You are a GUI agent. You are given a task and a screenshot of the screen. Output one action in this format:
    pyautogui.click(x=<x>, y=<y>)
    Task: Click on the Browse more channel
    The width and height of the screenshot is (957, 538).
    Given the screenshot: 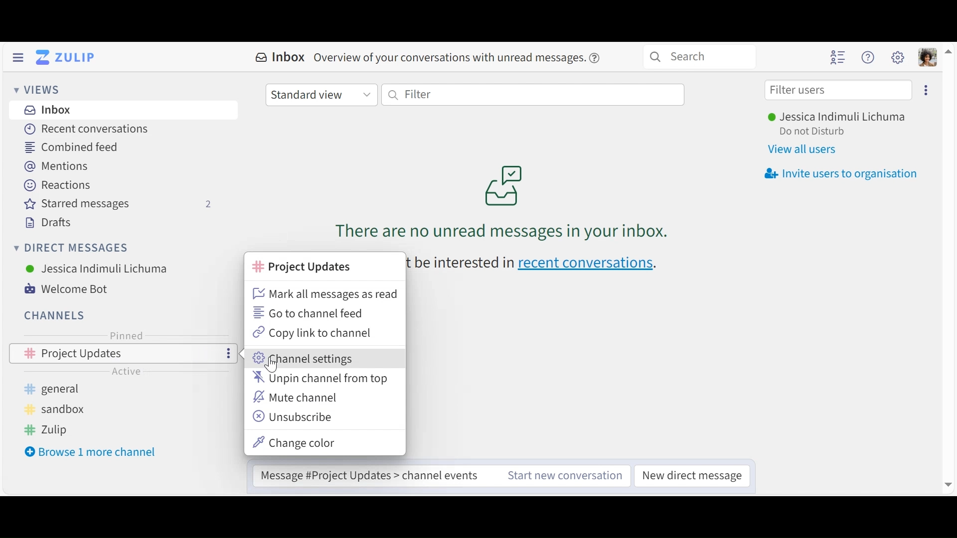 What is the action you would take?
    pyautogui.click(x=92, y=451)
    